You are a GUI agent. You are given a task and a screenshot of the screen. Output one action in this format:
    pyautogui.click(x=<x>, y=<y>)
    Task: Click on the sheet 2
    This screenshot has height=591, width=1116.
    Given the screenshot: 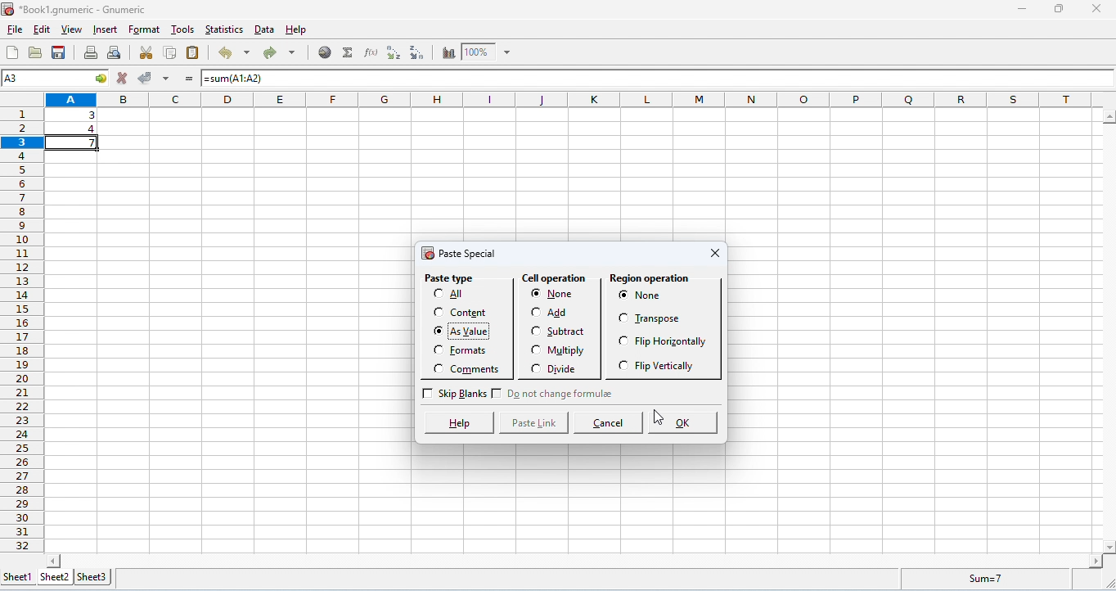 What is the action you would take?
    pyautogui.click(x=54, y=577)
    